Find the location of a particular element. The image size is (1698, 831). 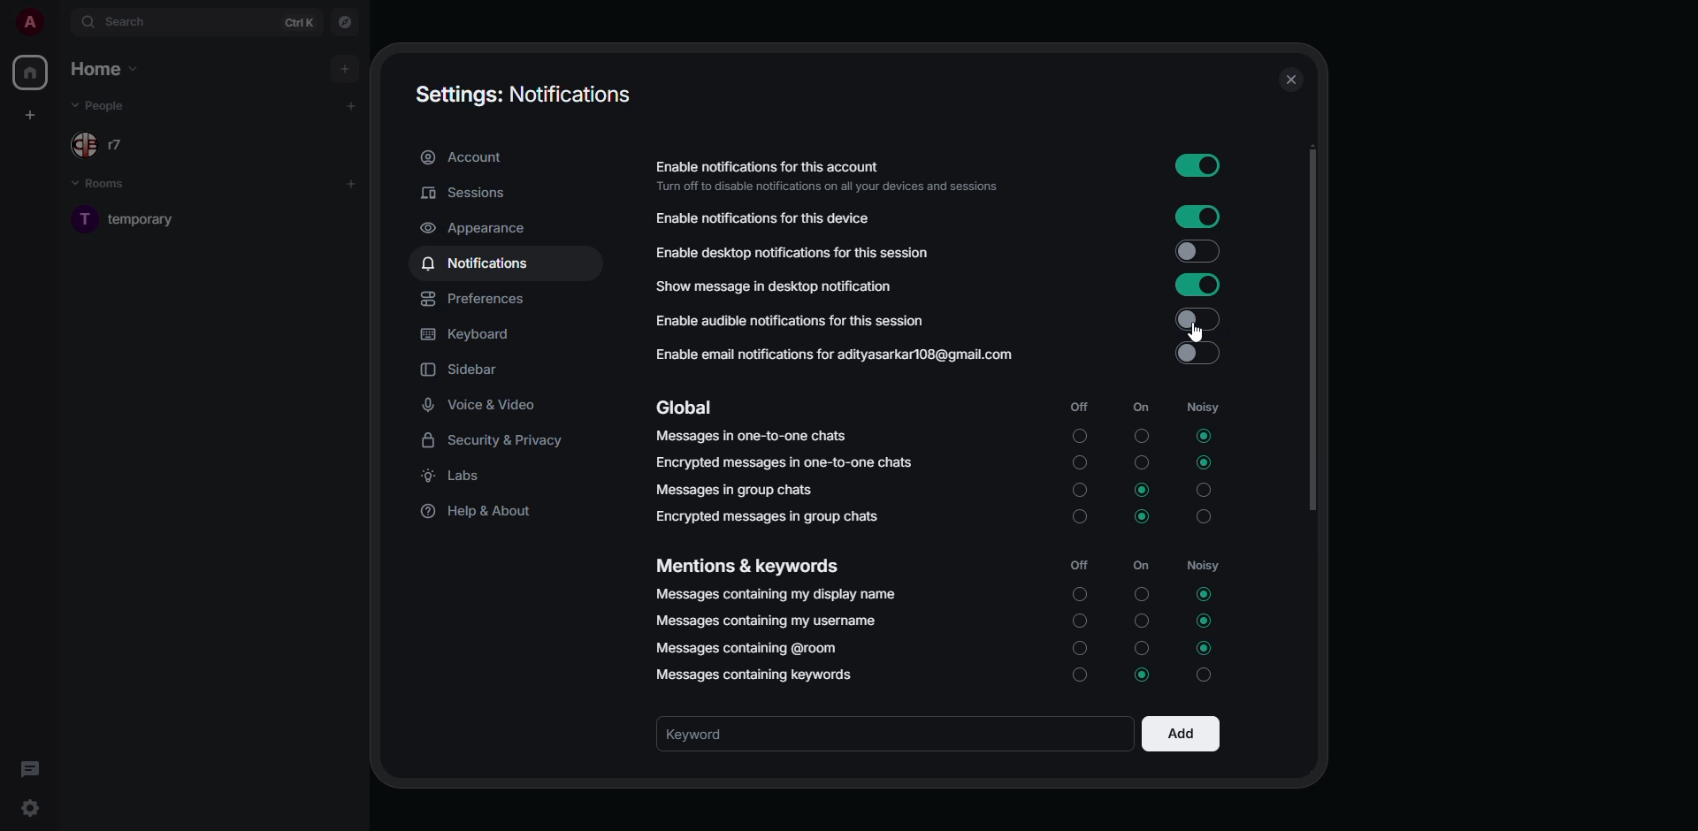

selected is located at coordinates (1143, 674).